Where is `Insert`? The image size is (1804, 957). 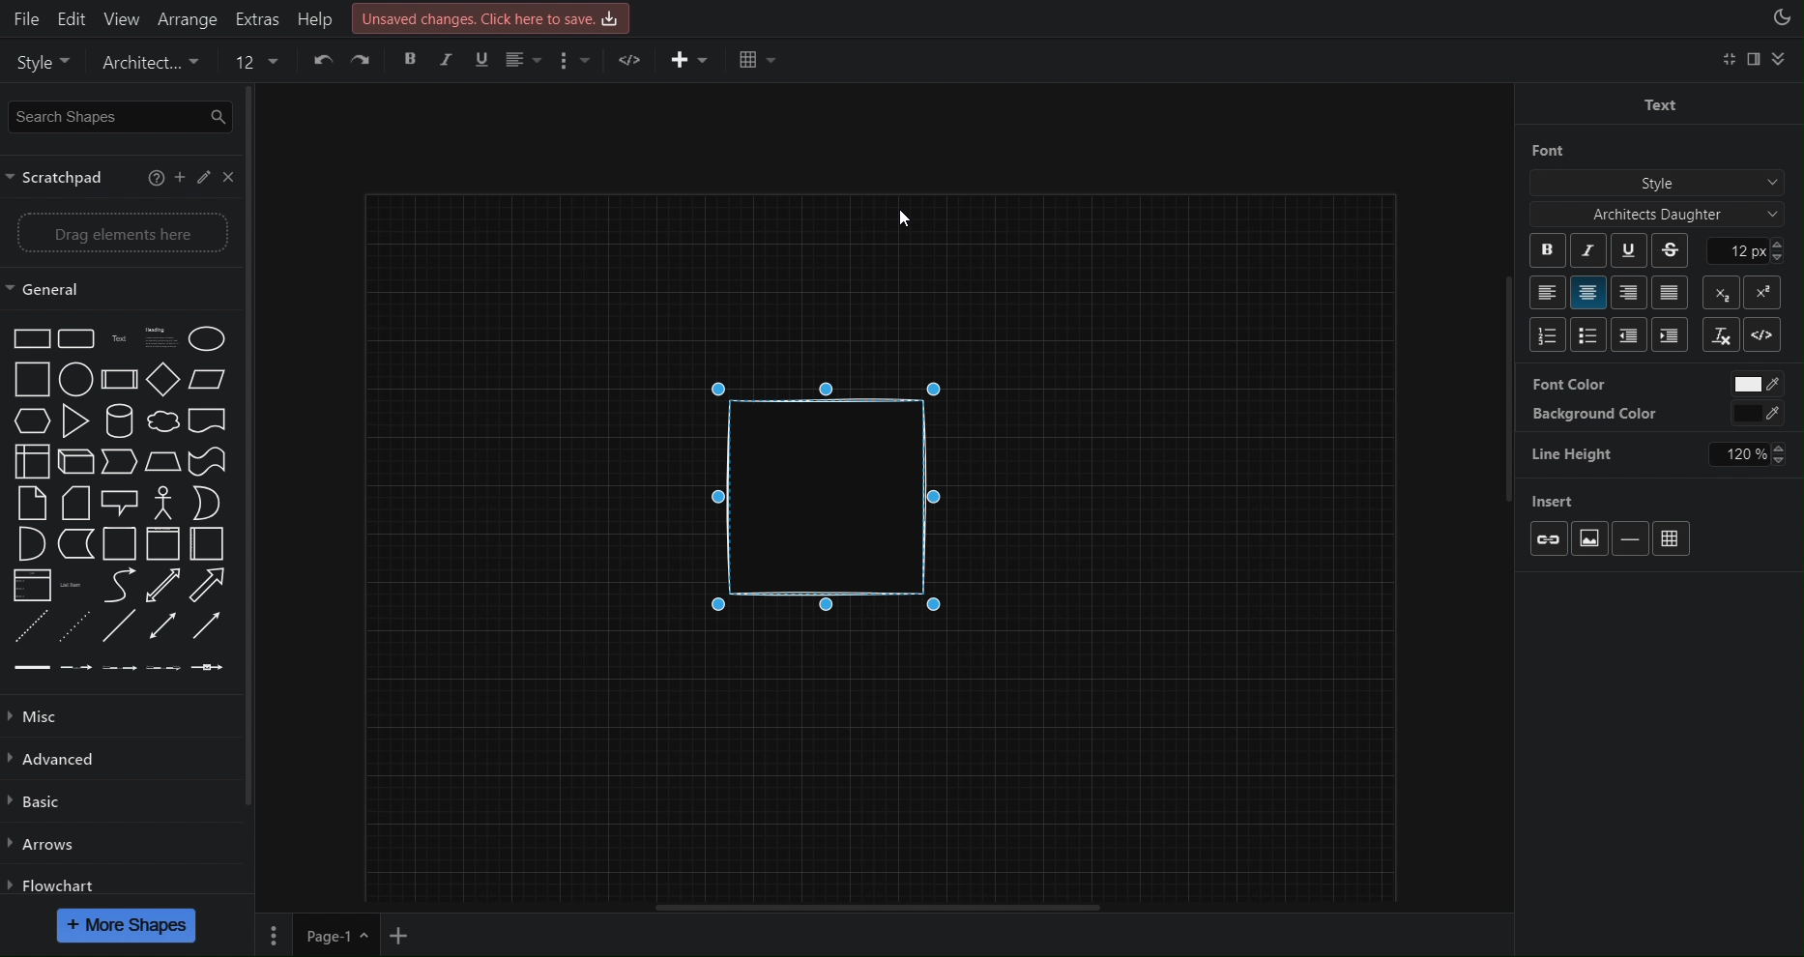
Insert is located at coordinates (749, 62).